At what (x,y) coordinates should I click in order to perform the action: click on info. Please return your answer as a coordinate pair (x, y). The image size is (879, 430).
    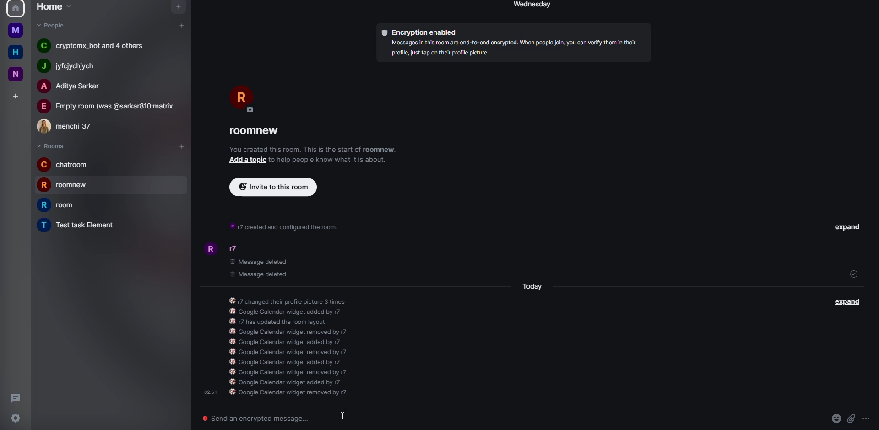
    Looking at the image, I should click on (314, 150).